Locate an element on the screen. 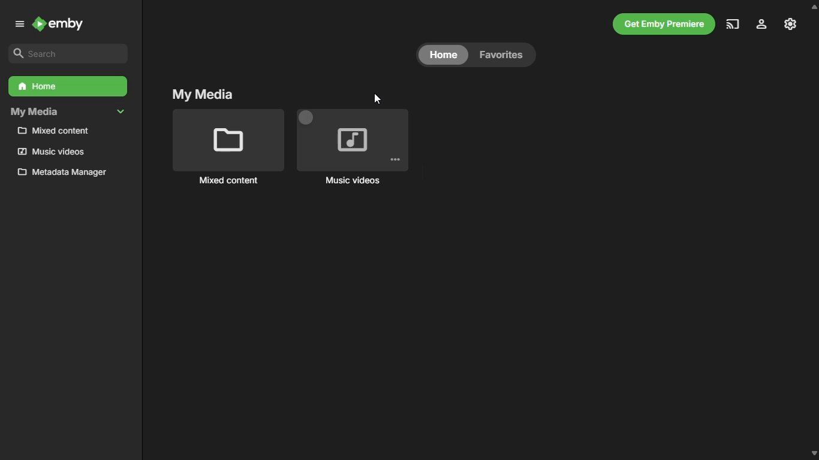 This screenshot has width=819, height=460. settings is located at coordinates (762, 23).